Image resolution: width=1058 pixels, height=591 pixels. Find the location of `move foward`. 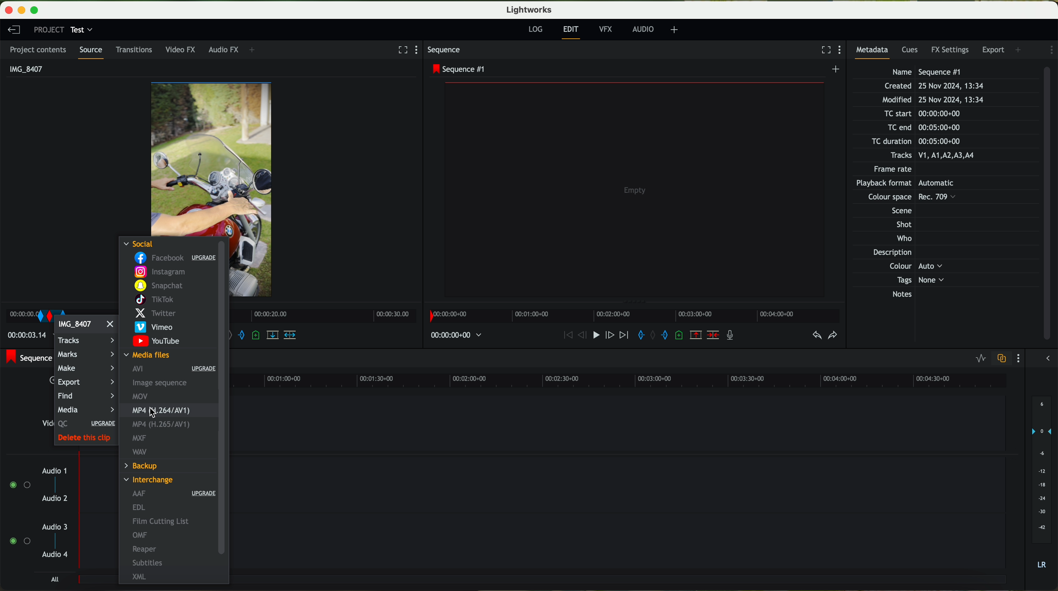

move foward is located at coordinates (622, 336).